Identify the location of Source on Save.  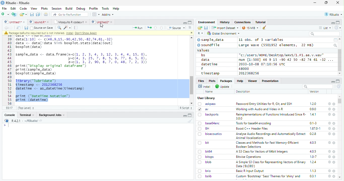
(41, 28).